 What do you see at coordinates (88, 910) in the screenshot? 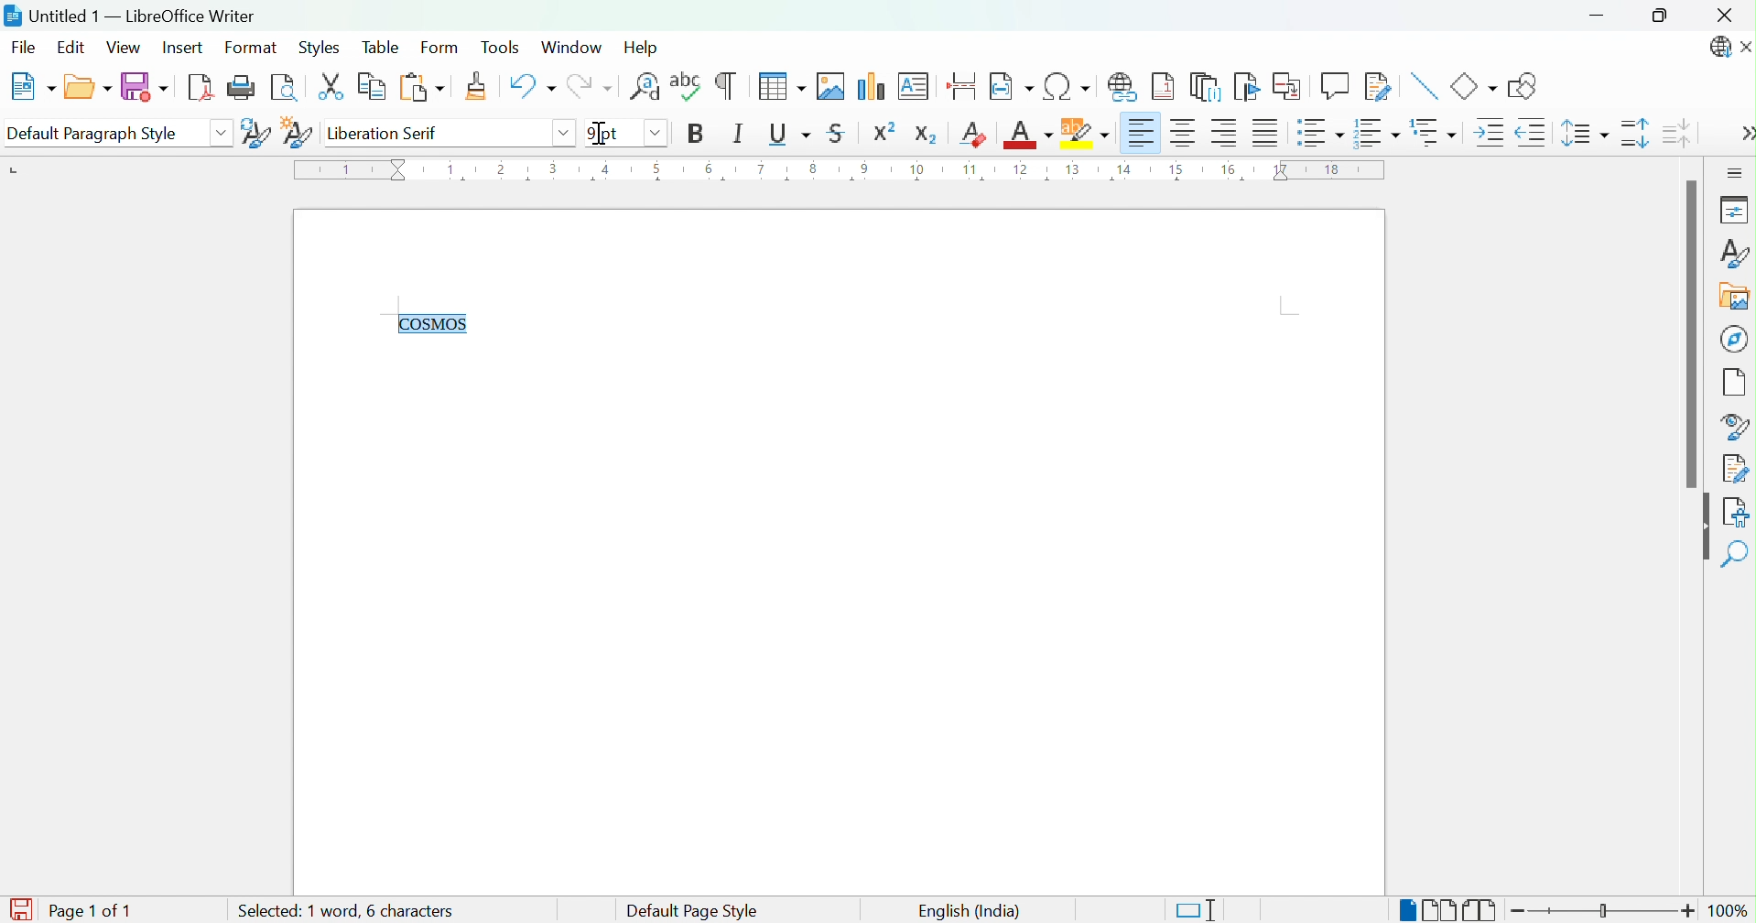
I see `Page 1 of 1` at bounding box center [88, 910].